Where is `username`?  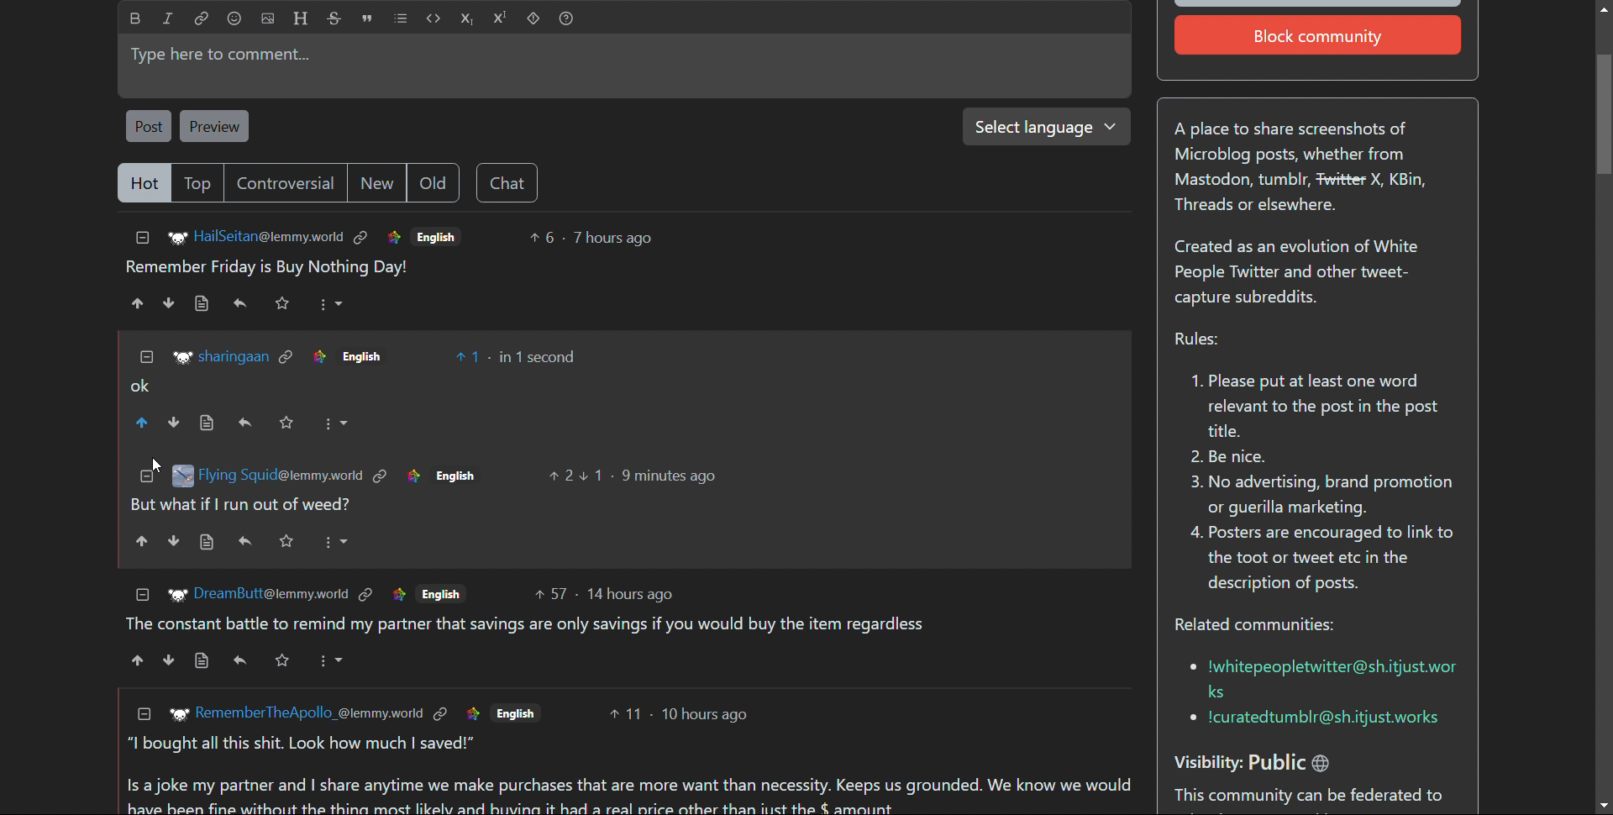
username is located at coordinates (309, 714).